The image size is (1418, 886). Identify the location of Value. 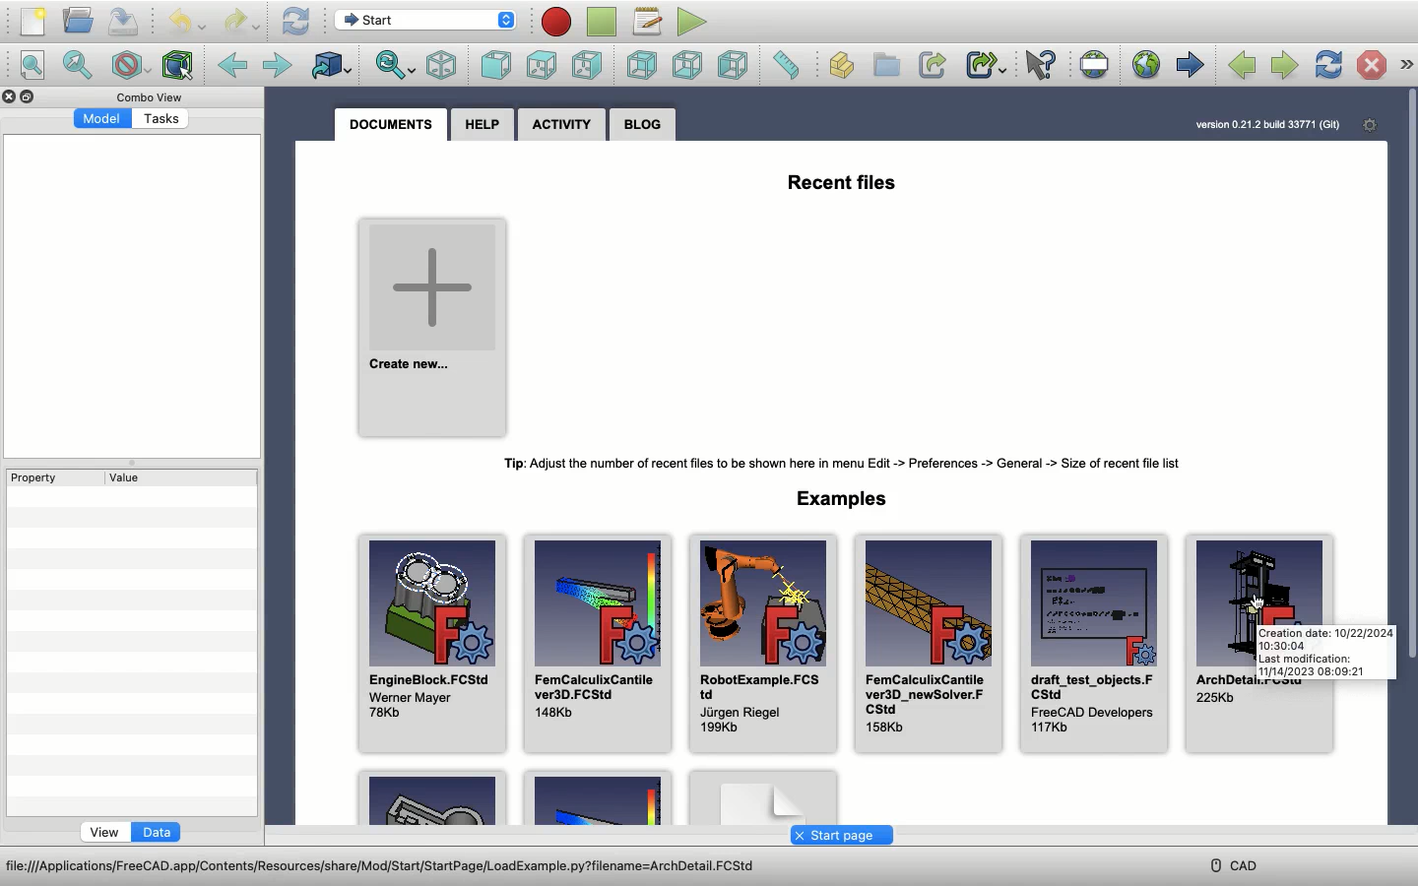
(132, 477).